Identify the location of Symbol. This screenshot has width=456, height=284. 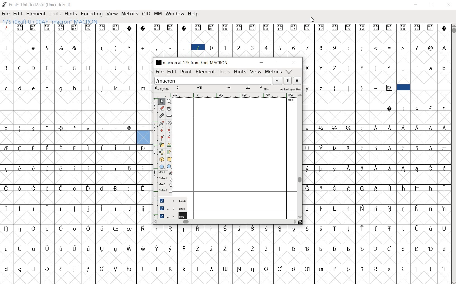
(281, 248).